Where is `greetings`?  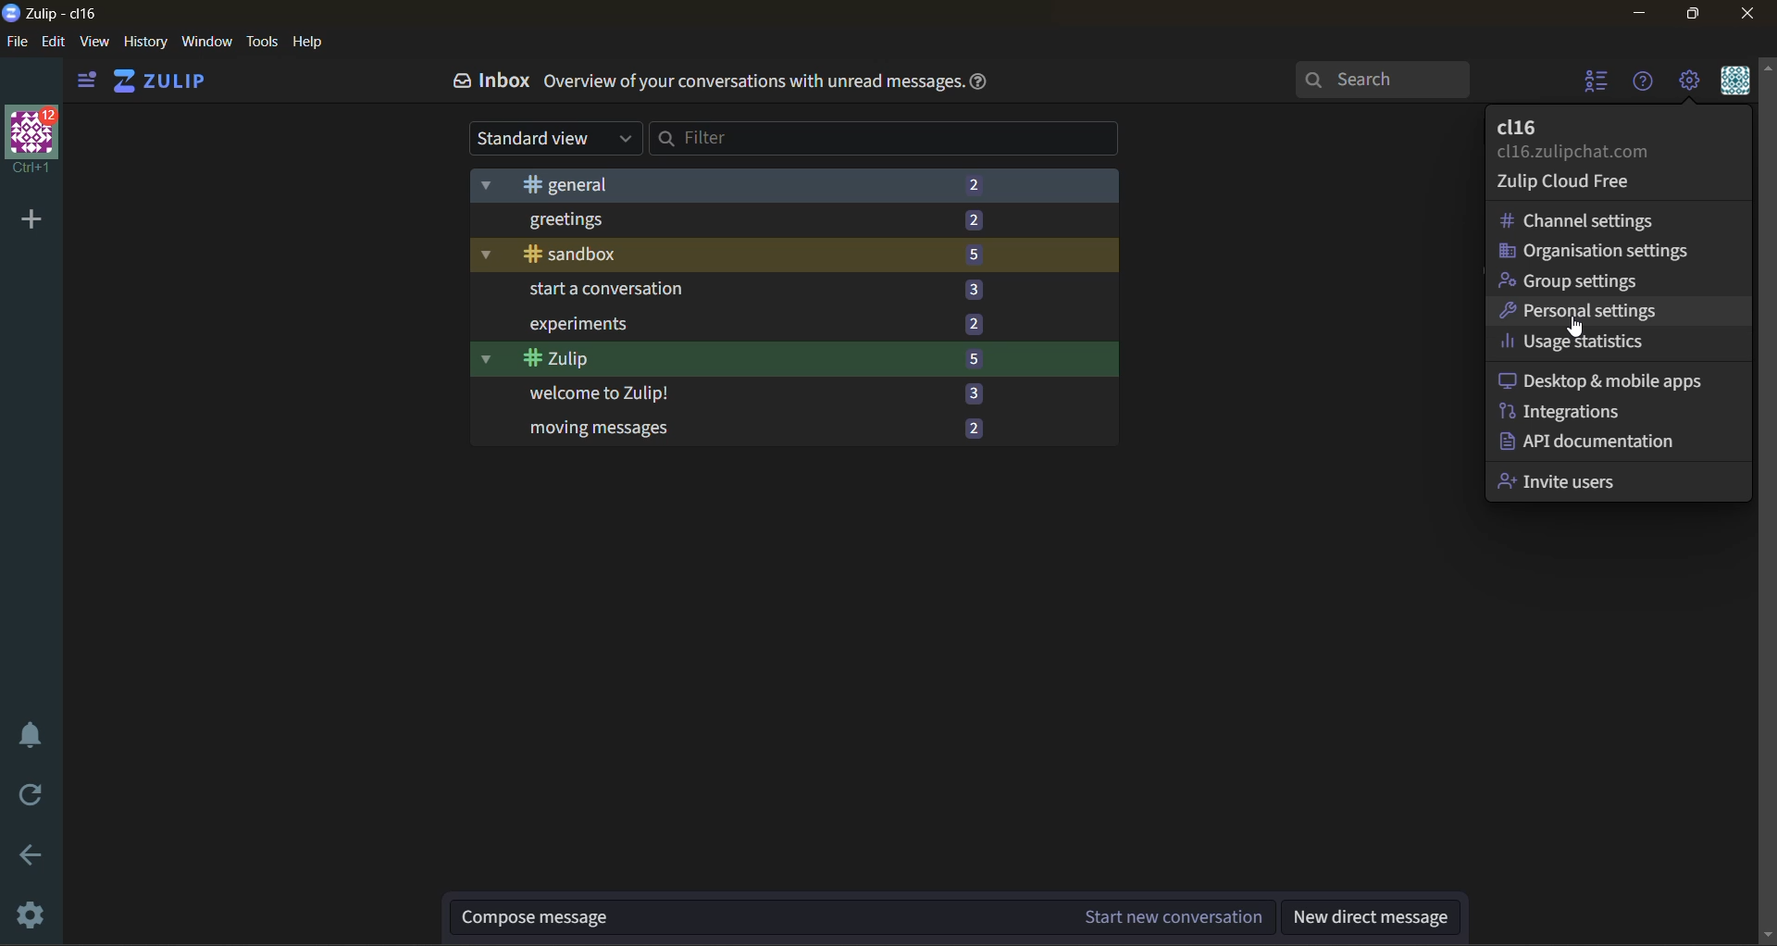 greetings is located at coordinates (736, 220).